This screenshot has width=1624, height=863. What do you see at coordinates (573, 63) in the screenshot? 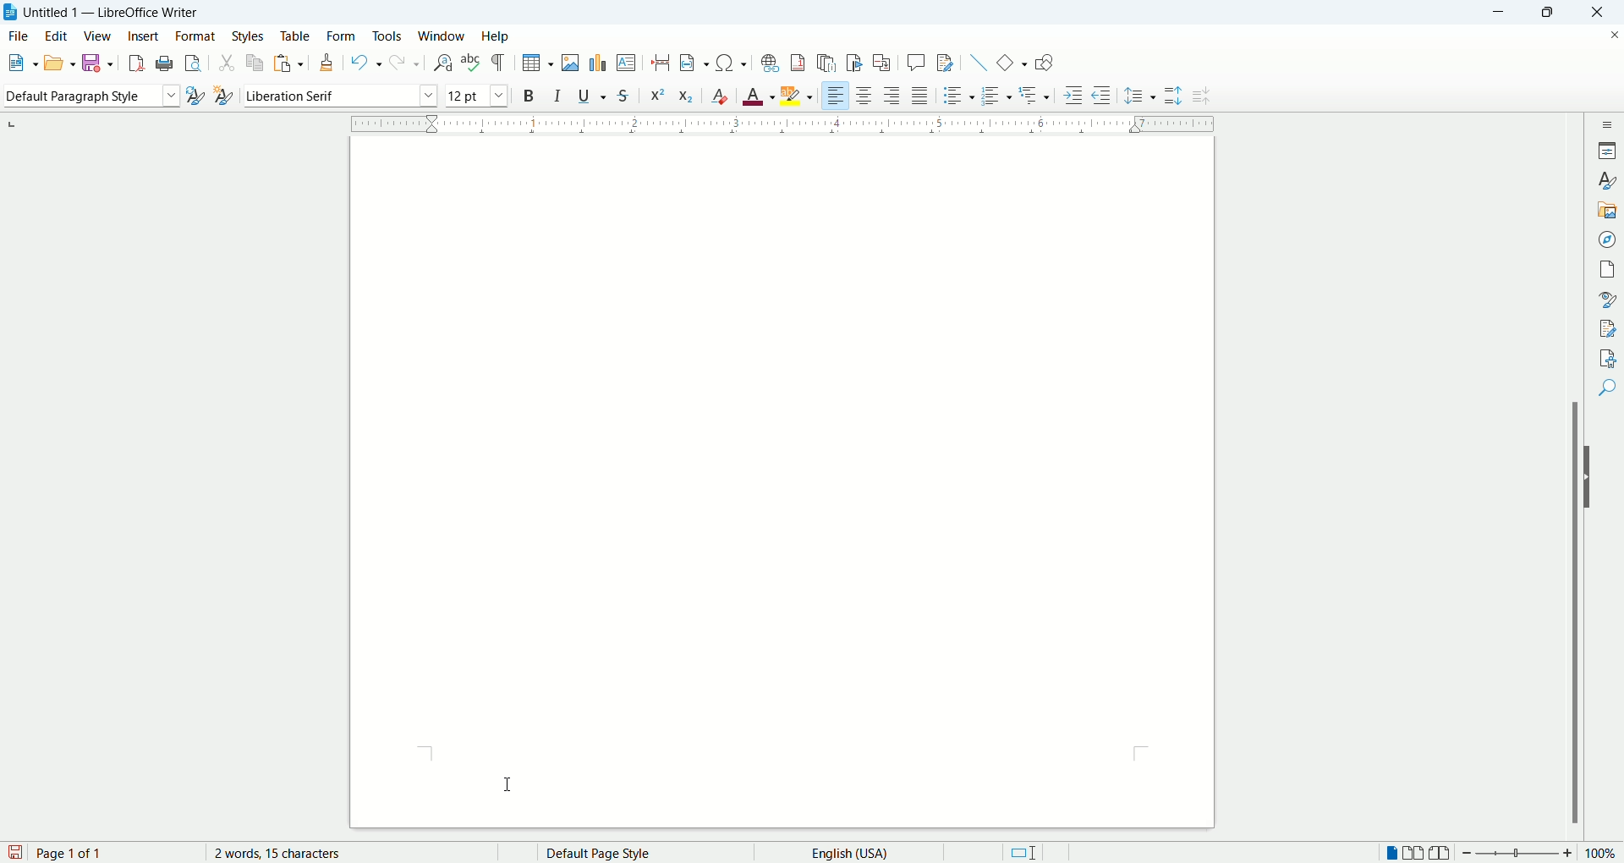
I see `insert image` at bounding box center [573, 63].